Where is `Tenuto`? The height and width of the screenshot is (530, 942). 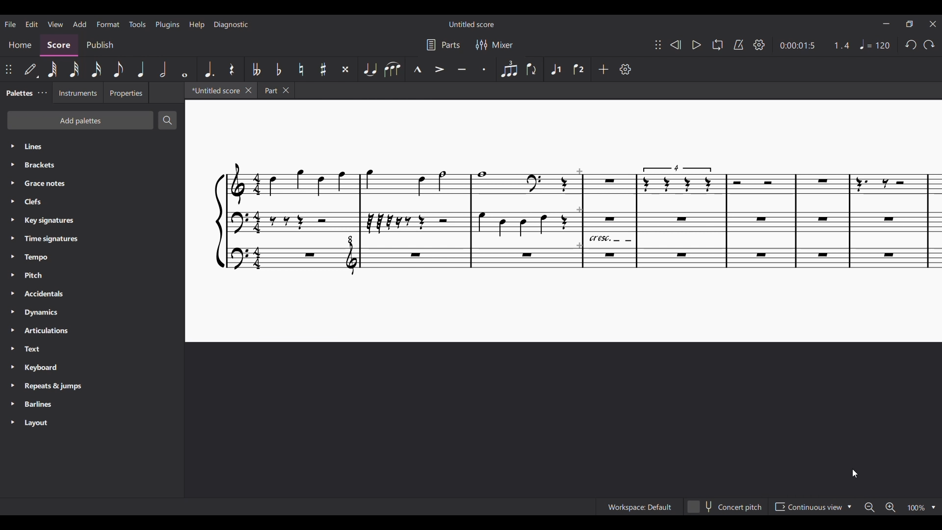 Tenuto is located at coordinates (462, 69).